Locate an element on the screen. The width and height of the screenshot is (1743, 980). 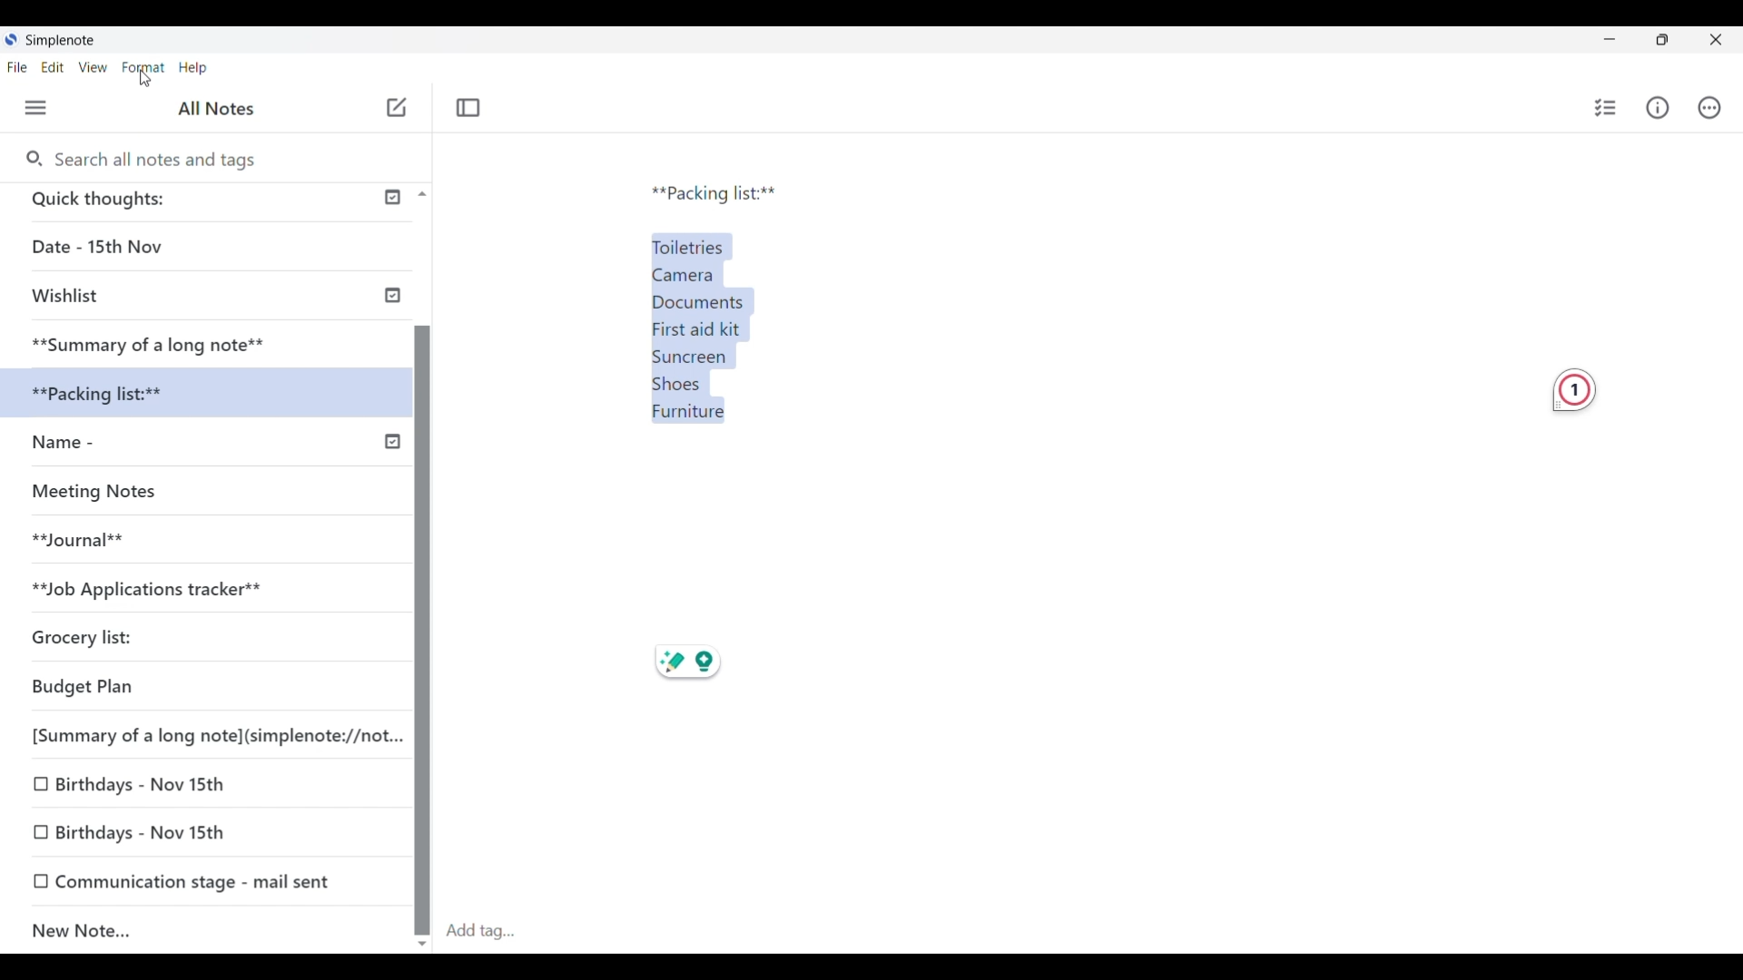
Missing Notes is located at coordinates (109, 495).